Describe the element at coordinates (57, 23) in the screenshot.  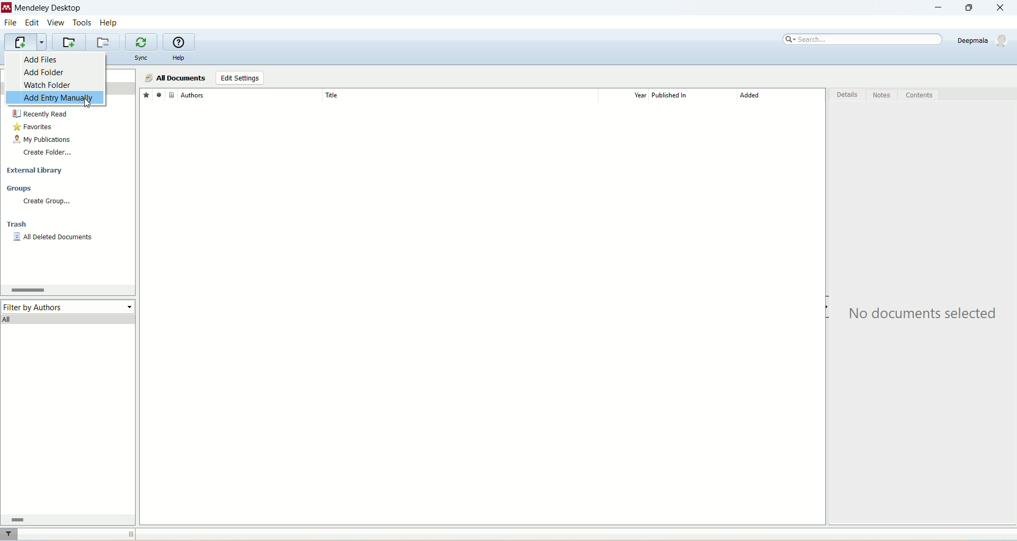
I see `view` at that location.